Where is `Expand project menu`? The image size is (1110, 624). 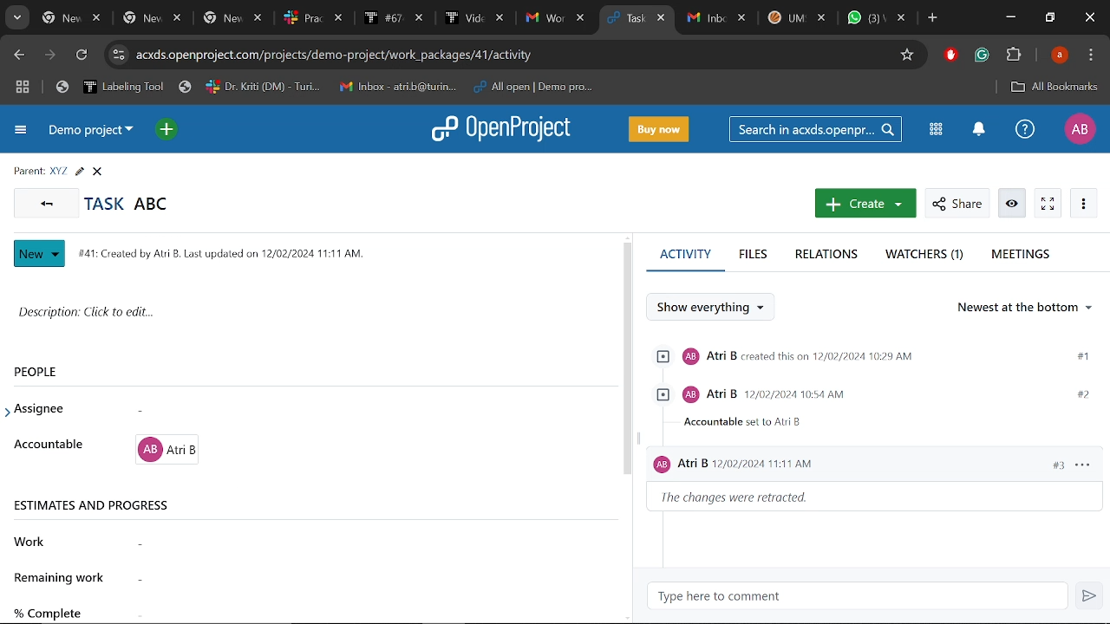 Expand project menu is located at coordinates (22, 130).